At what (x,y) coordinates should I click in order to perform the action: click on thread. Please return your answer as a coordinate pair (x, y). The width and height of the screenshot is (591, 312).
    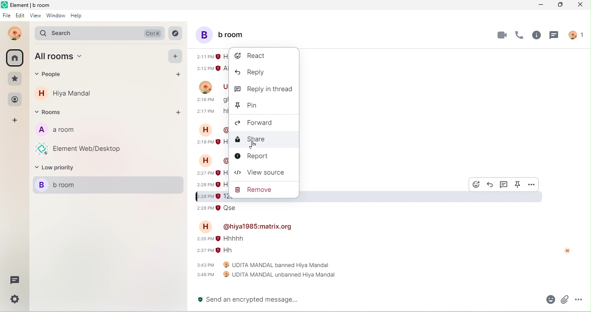
    Looking at the image, I should click on (556, 37).